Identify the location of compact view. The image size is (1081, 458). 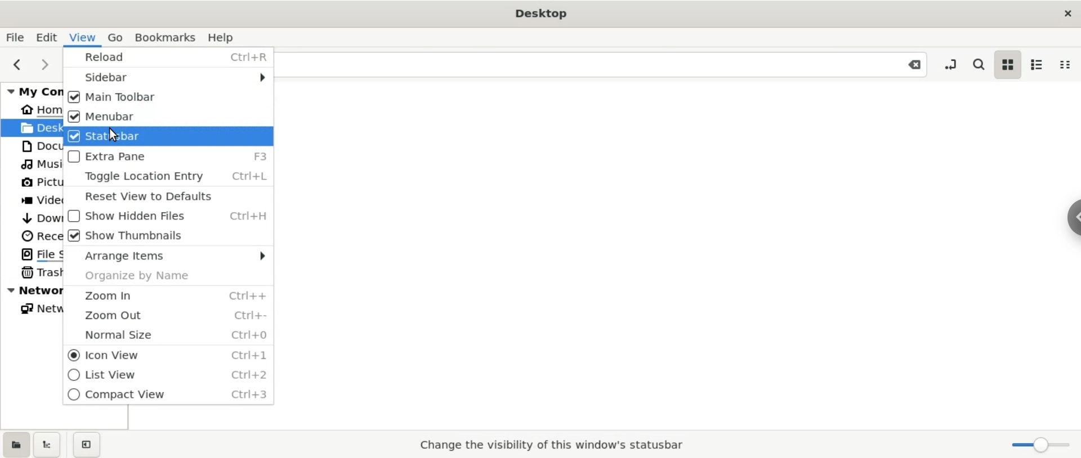
(1065, 65).